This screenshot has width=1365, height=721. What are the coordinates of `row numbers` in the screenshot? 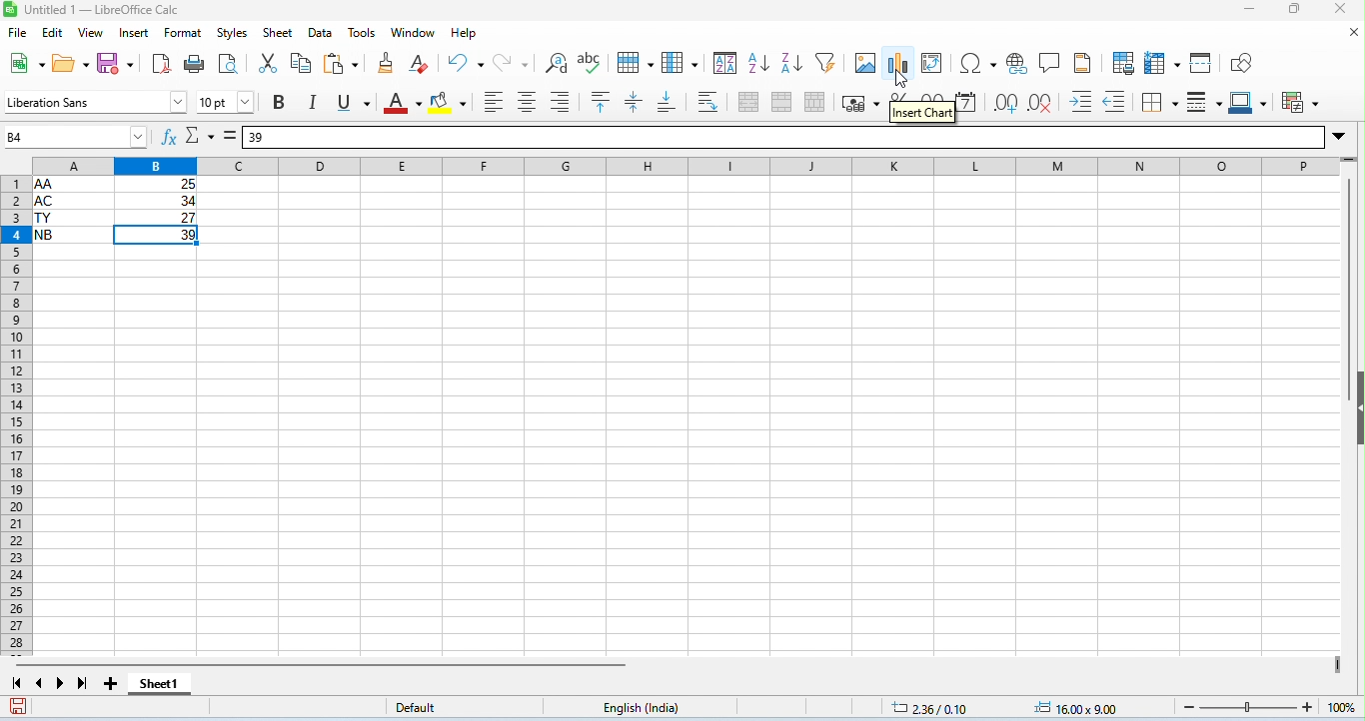 It's located at (18, 414).